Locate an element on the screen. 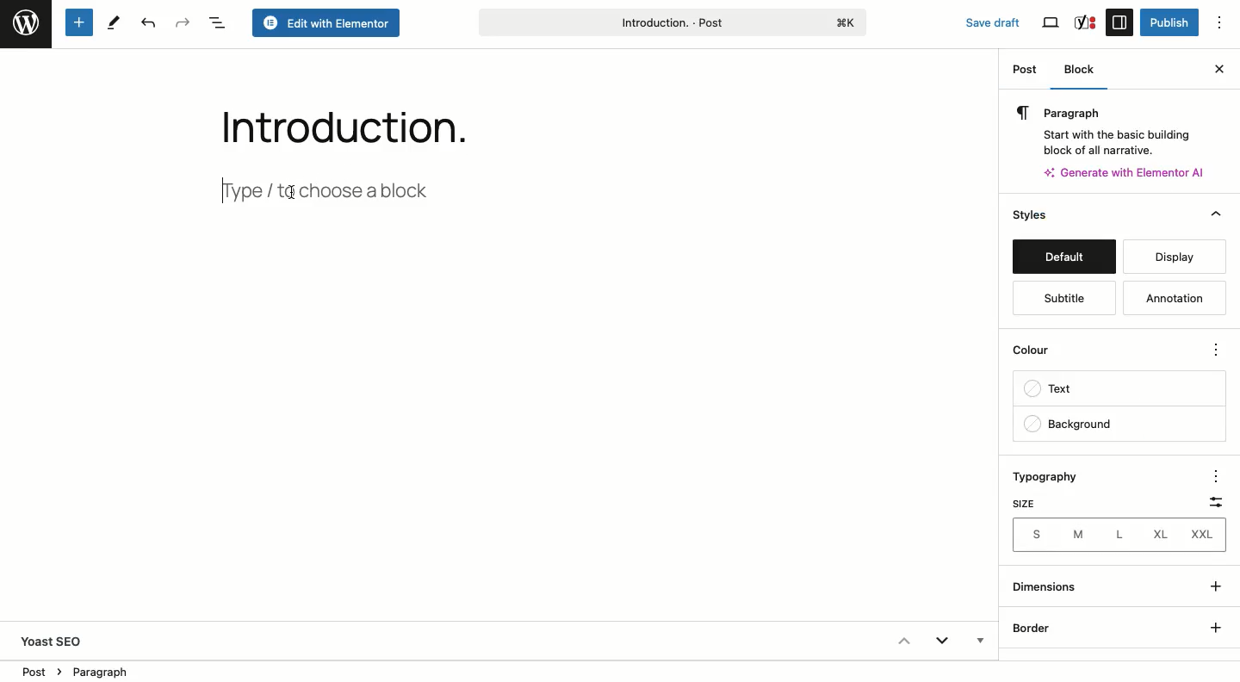 The width and height of the screenshot is (1240, 682). Size is located at coordinates (1022, 504).